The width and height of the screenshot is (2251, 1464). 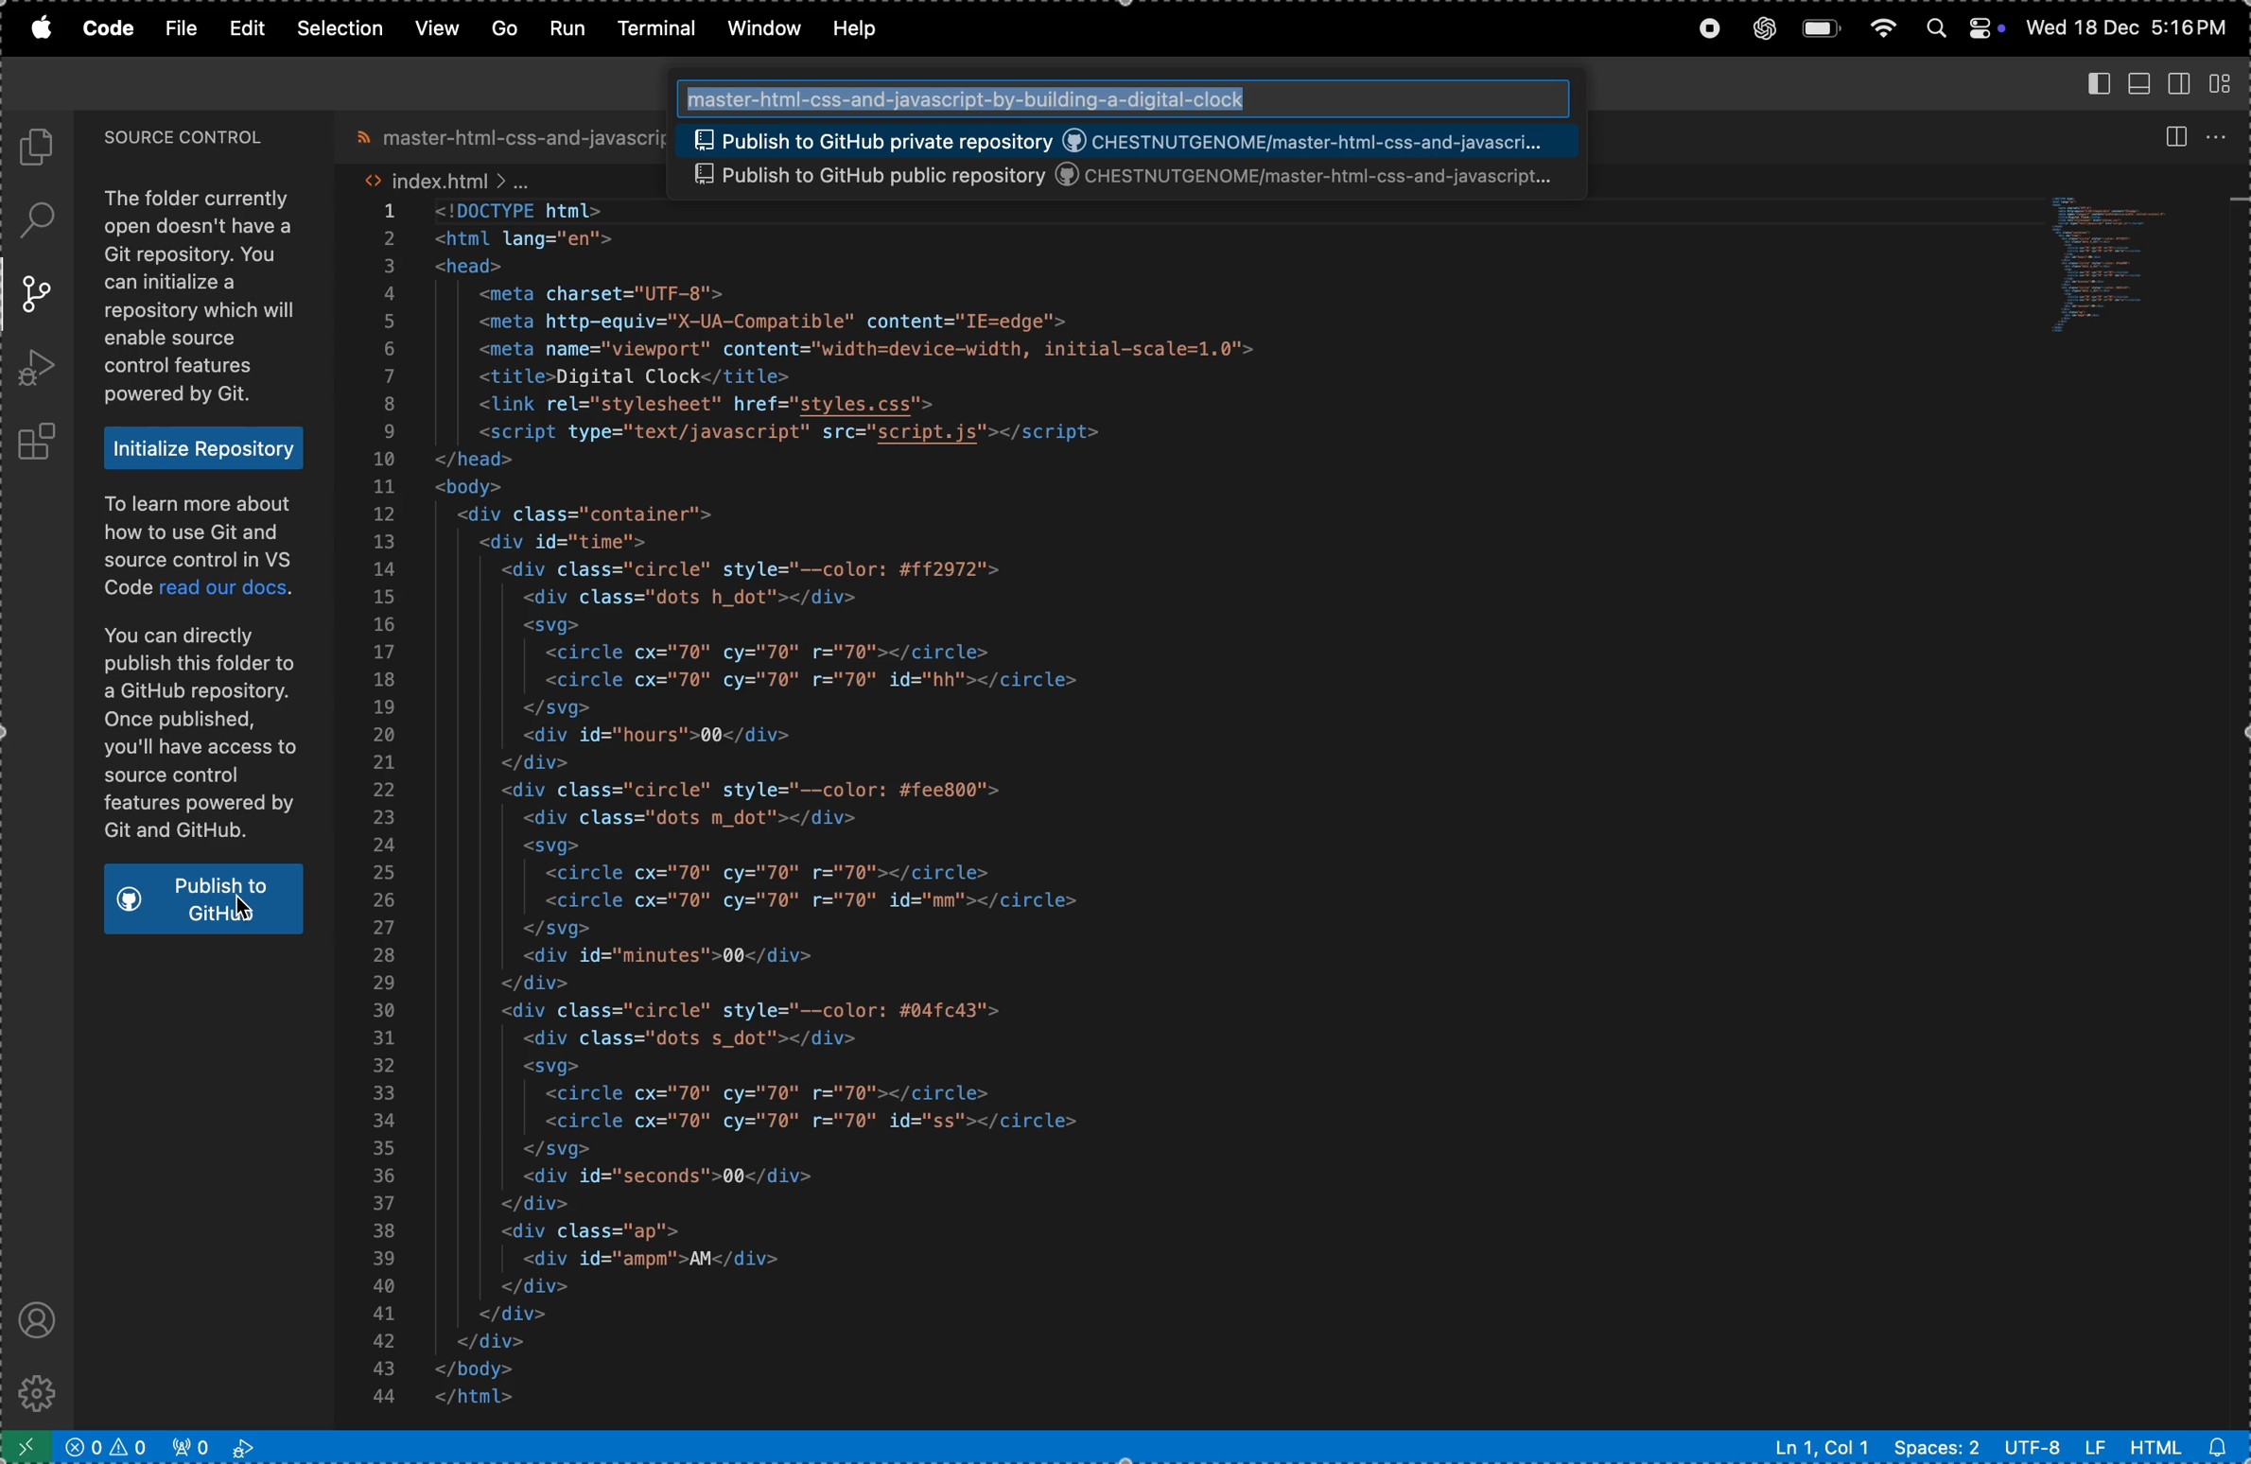 I want to click on primary side abar, so click(x=2086, y=82).